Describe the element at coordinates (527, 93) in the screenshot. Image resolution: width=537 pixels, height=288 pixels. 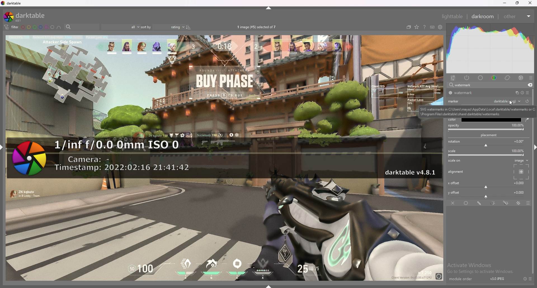
I see `presets` at that location.